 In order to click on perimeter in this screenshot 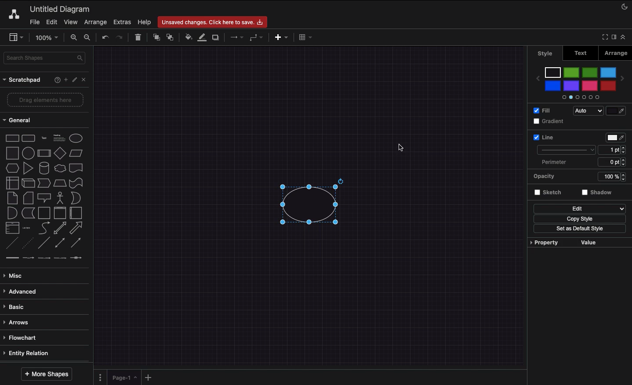, I will do `click(564, 162)`.